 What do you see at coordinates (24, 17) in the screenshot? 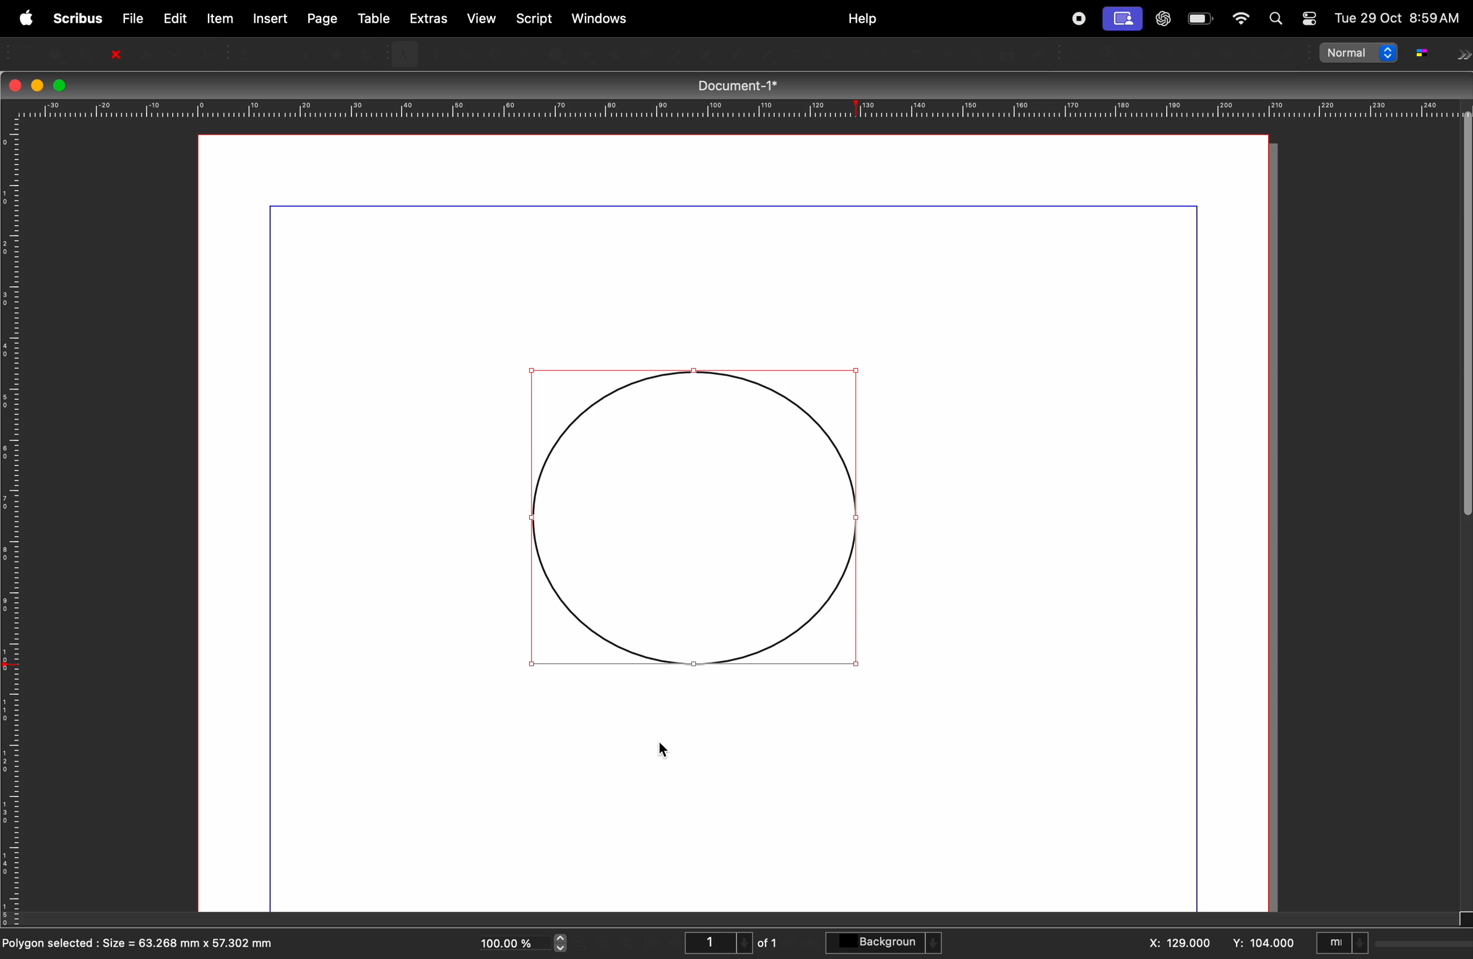
I see `apple menu` at bounding box center [24, 17].